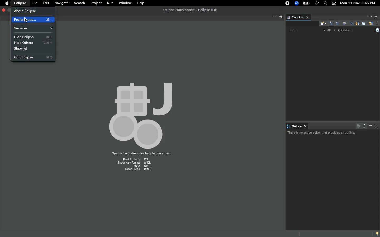  I want to click on Recording, so click(286, 3).